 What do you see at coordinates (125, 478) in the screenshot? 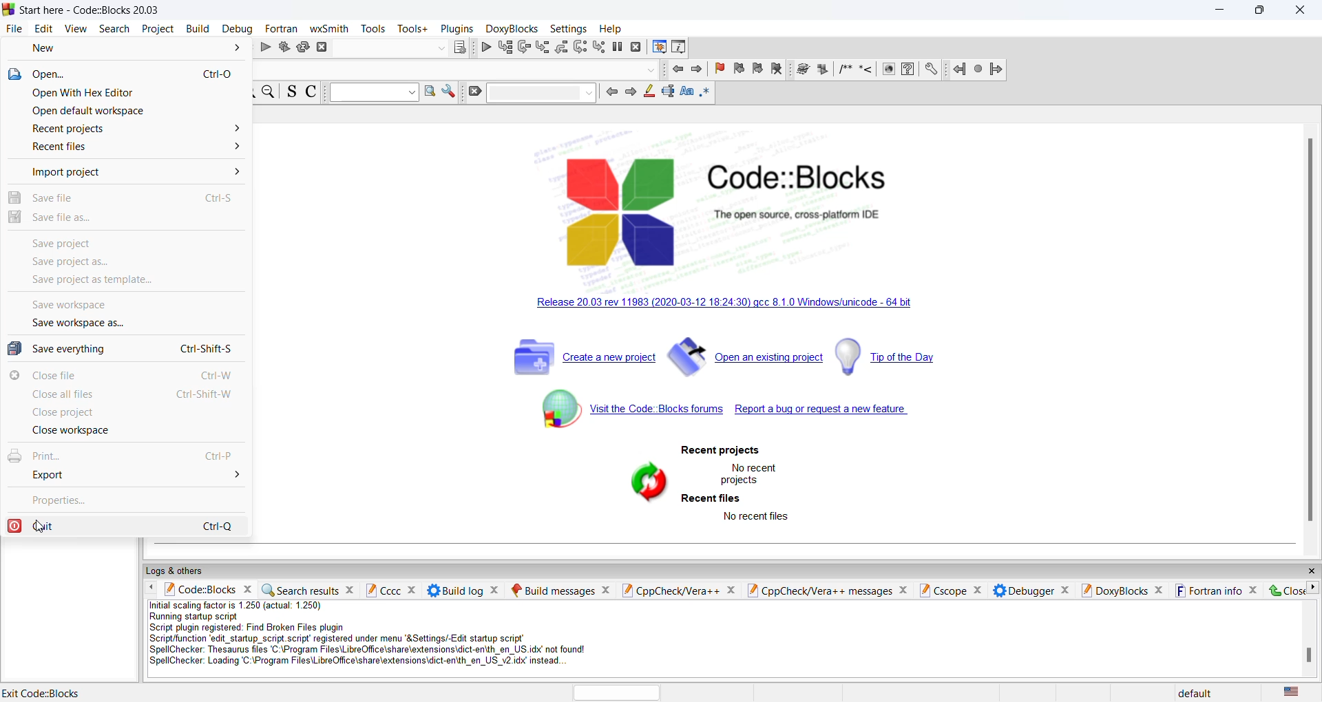
I see `export` at bounding box center [125, 478].